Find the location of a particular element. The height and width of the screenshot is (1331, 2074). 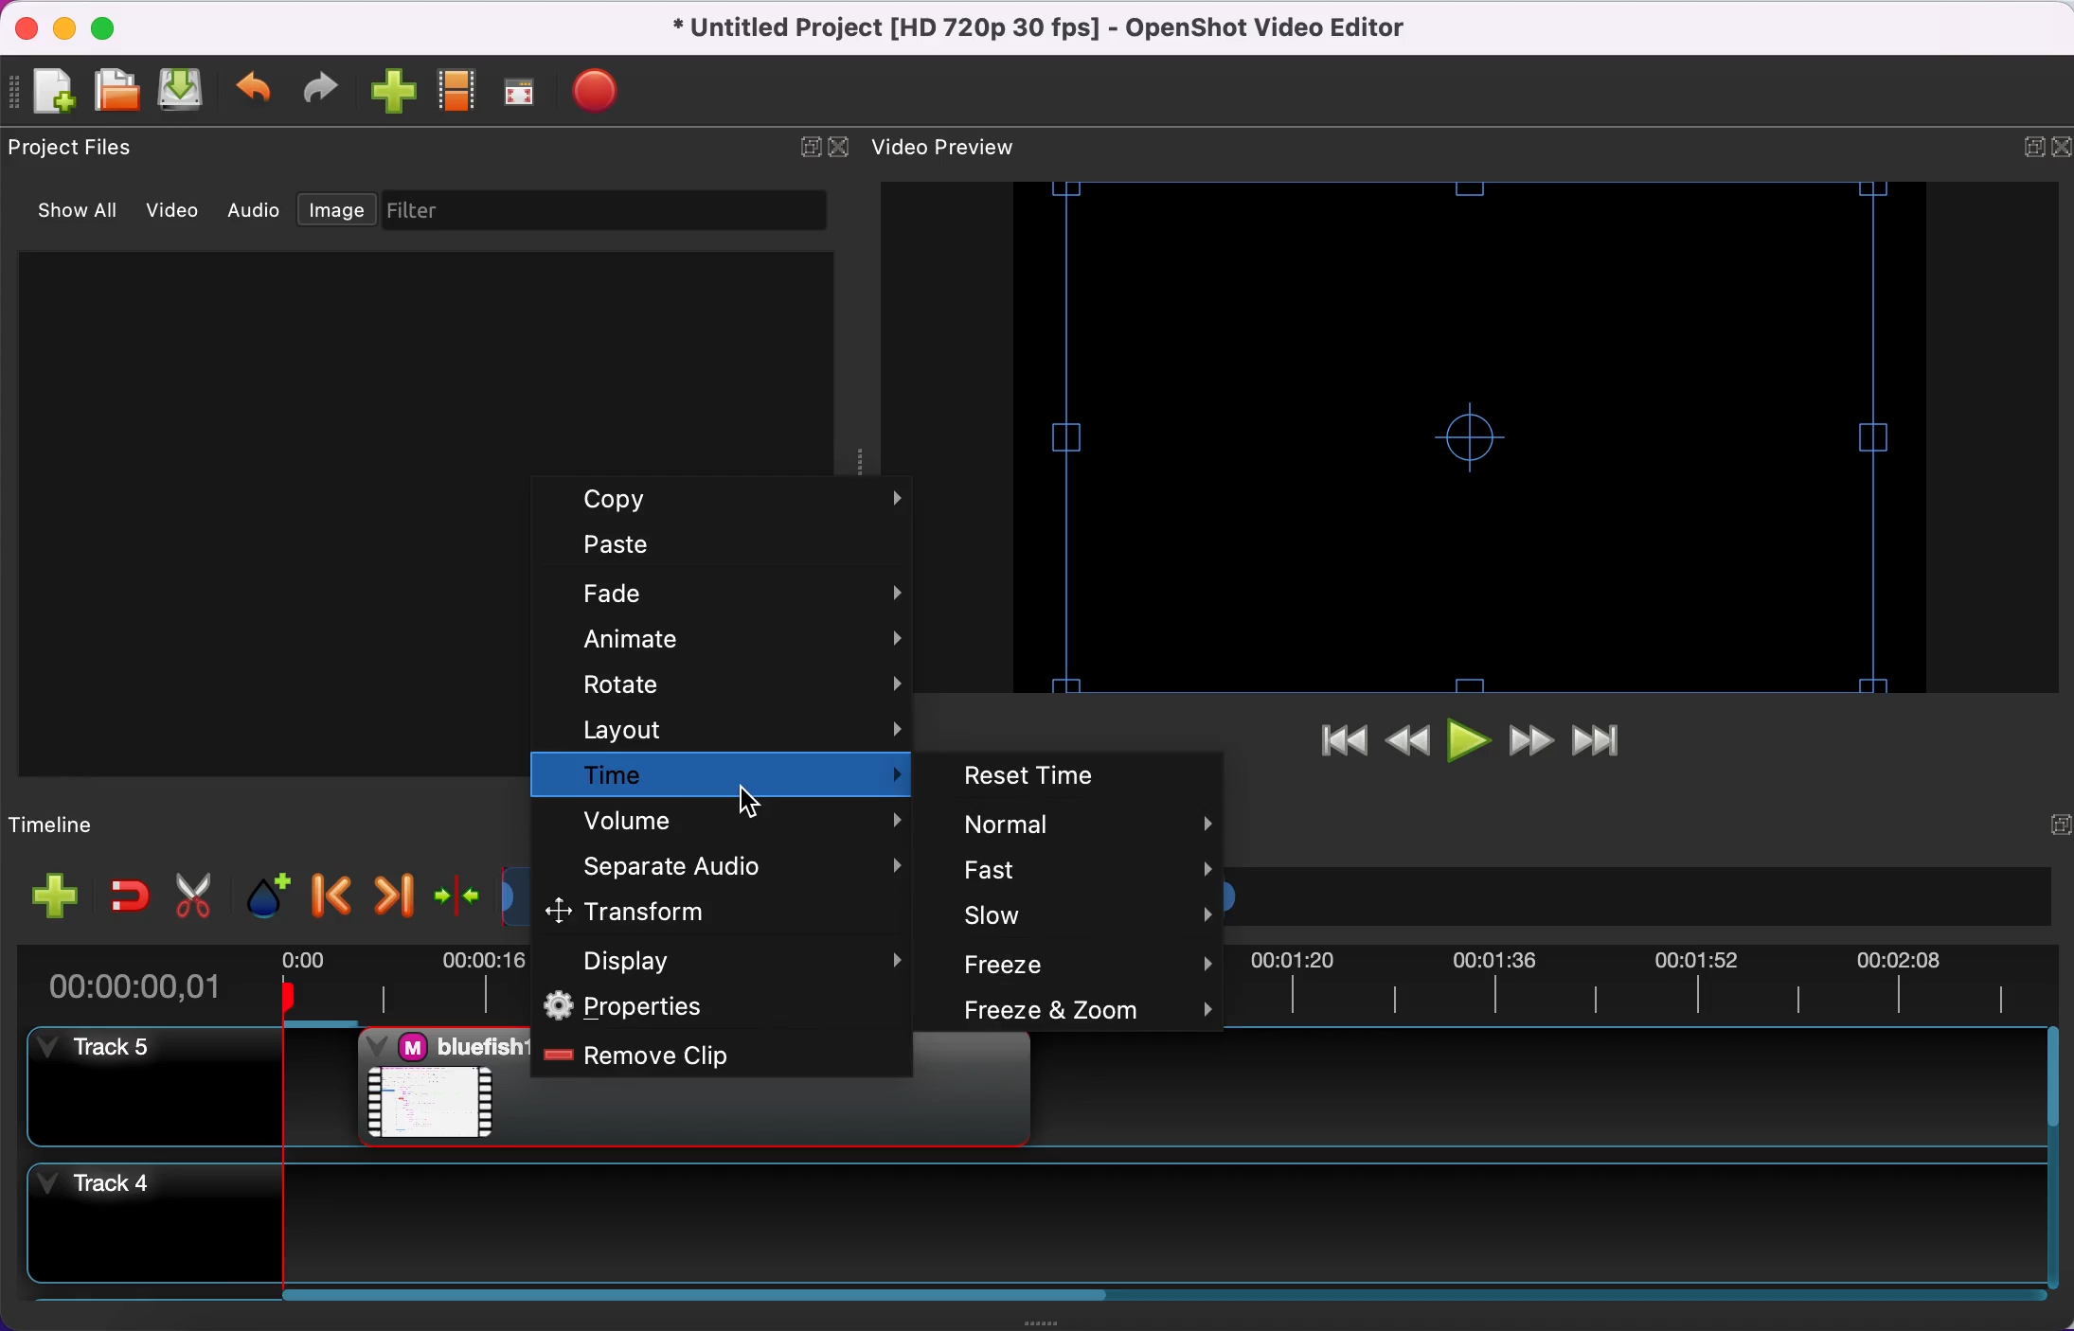

undo is located at coordinates (259, 93).